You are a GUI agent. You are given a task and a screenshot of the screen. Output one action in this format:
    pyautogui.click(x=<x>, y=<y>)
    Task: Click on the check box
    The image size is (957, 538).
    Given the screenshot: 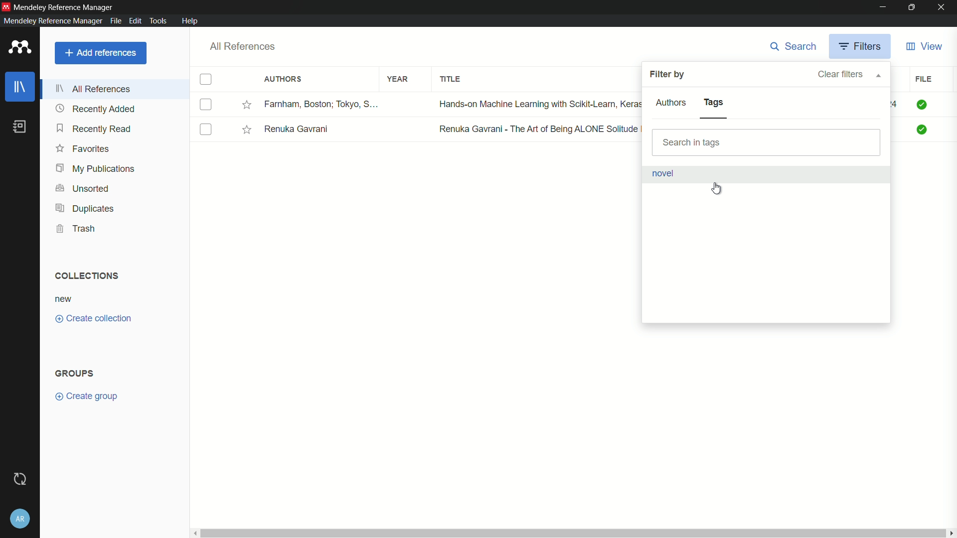 What is the action you would take?
    pyautogui.click(x=207, y=105)
    